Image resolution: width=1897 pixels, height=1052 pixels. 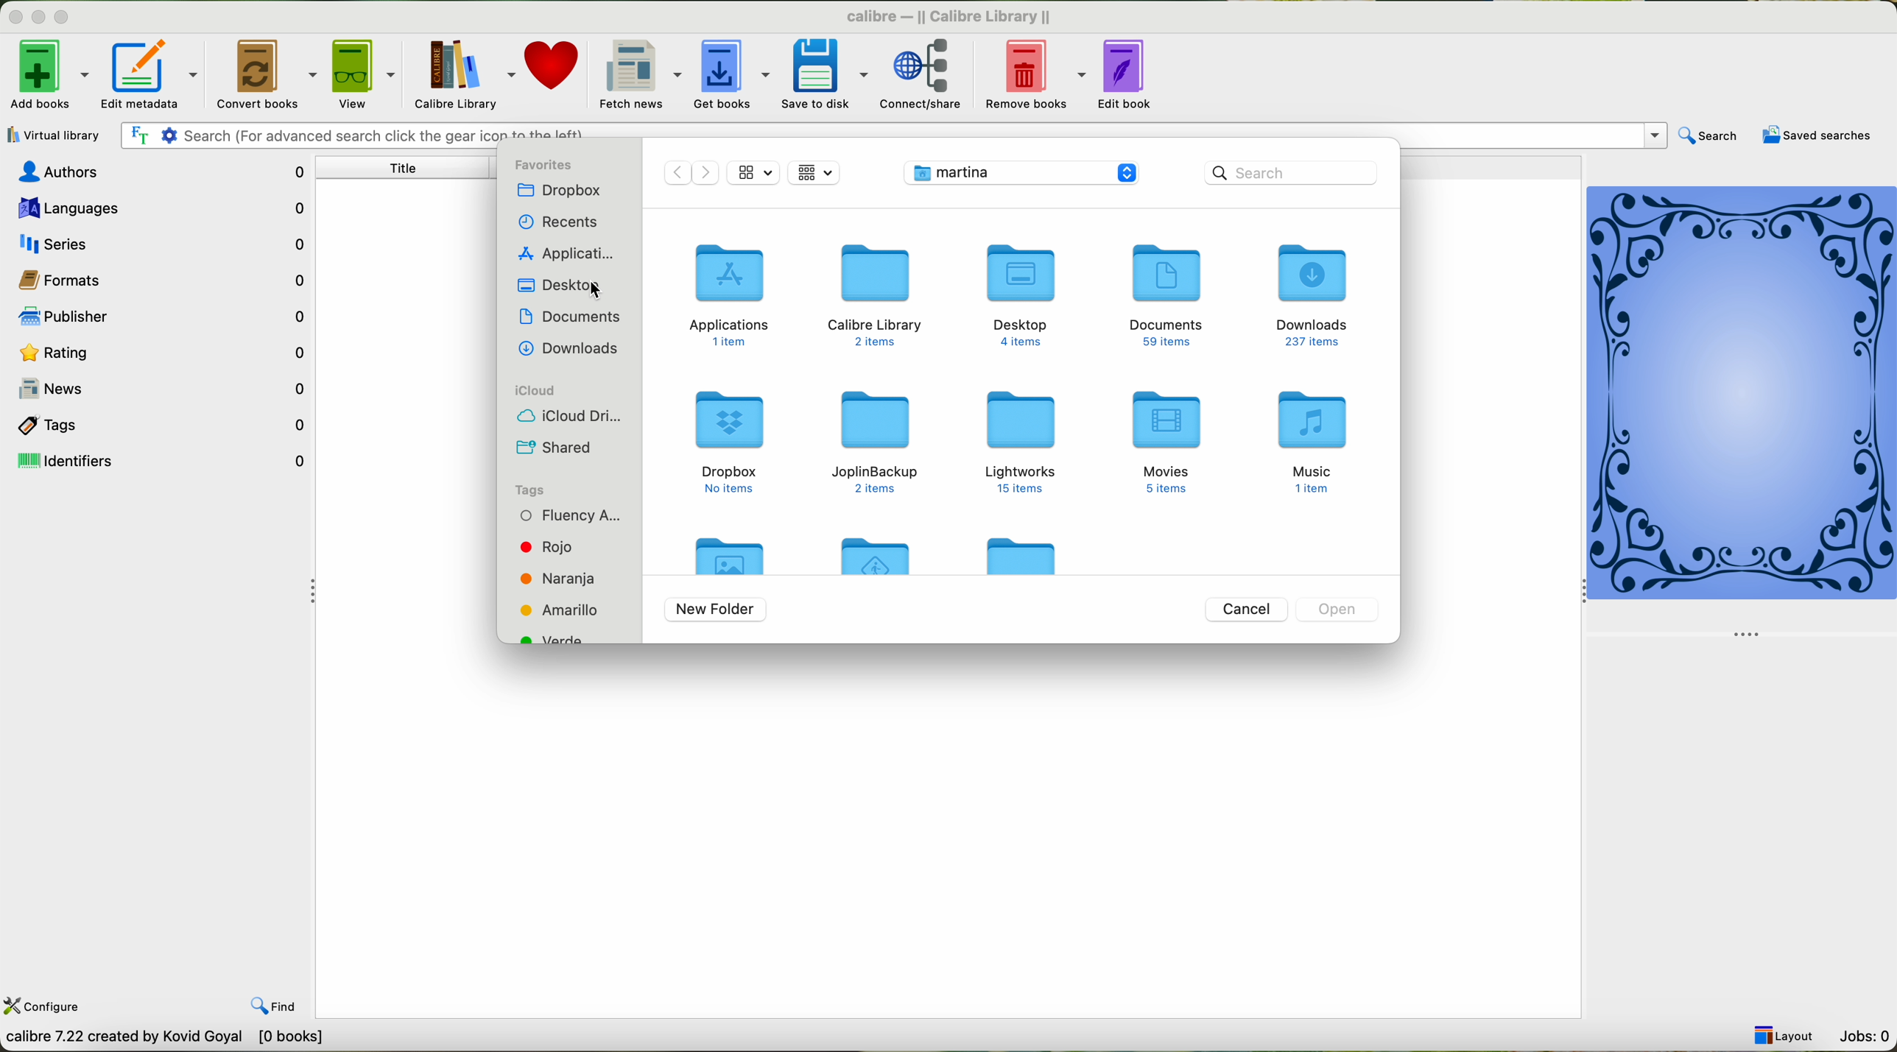 What do you see at coordinates (1309, 298) in the screenshot?
I see `Downloads` at bounding box center [1309, 298].